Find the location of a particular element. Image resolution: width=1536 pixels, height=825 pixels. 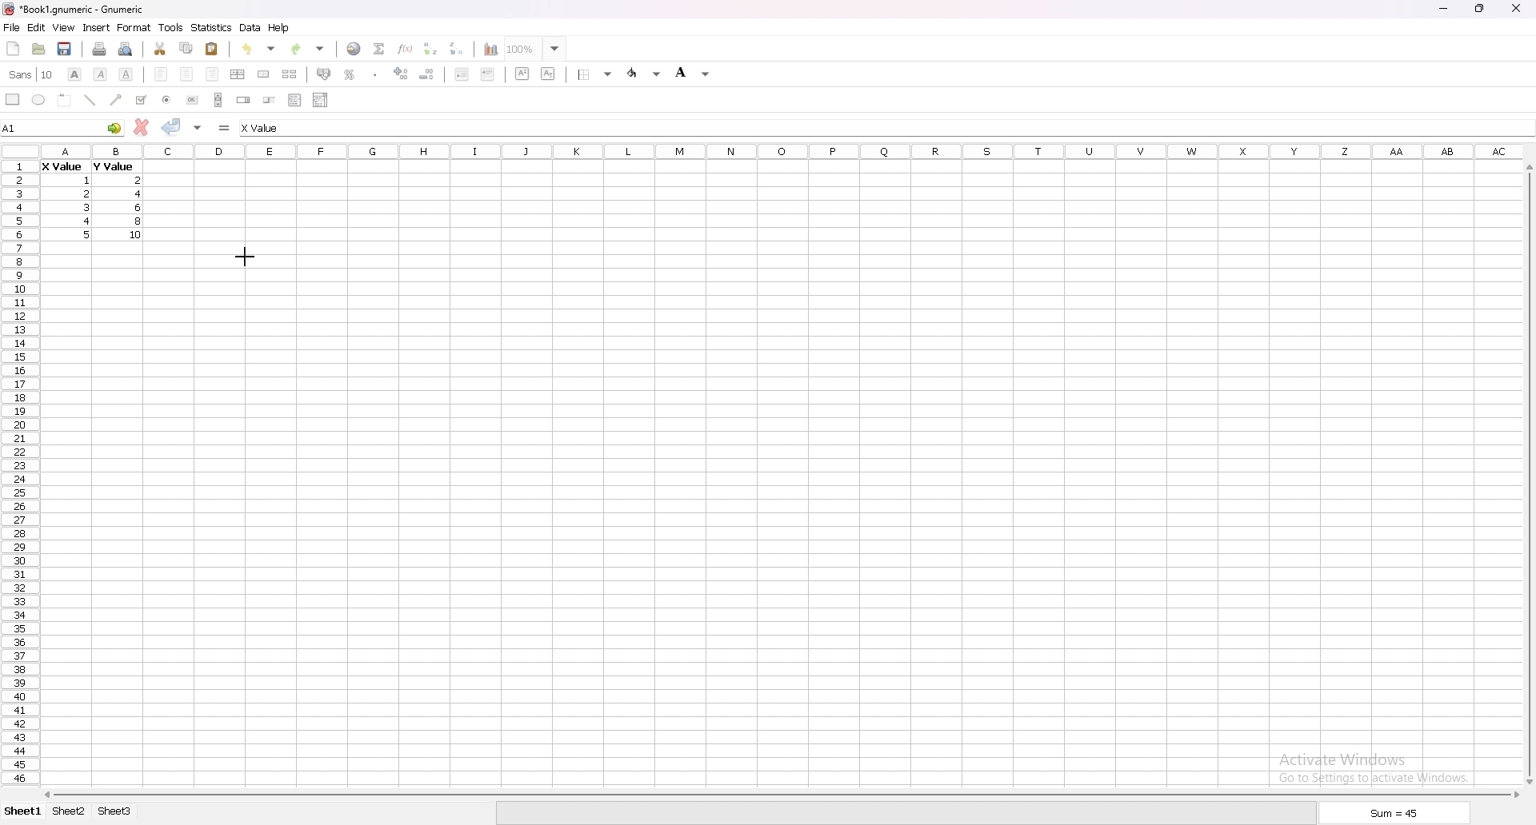

new is located at coordinates (14, 48).